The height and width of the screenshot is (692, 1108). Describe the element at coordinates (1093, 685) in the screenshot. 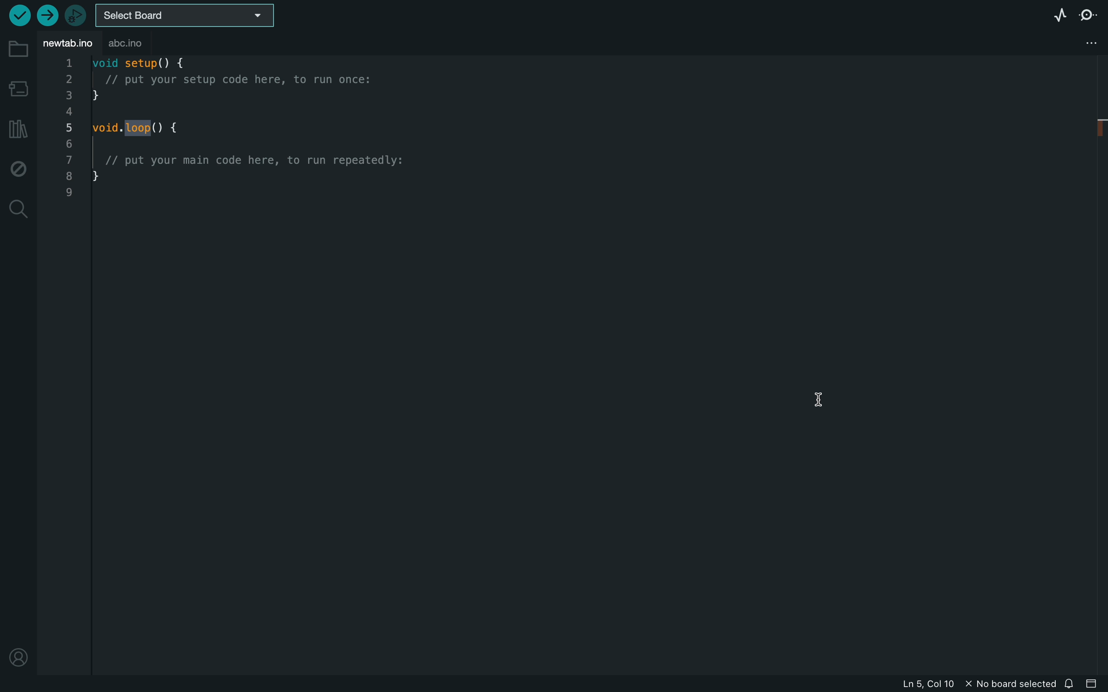

I see `close slide bar` at that location.